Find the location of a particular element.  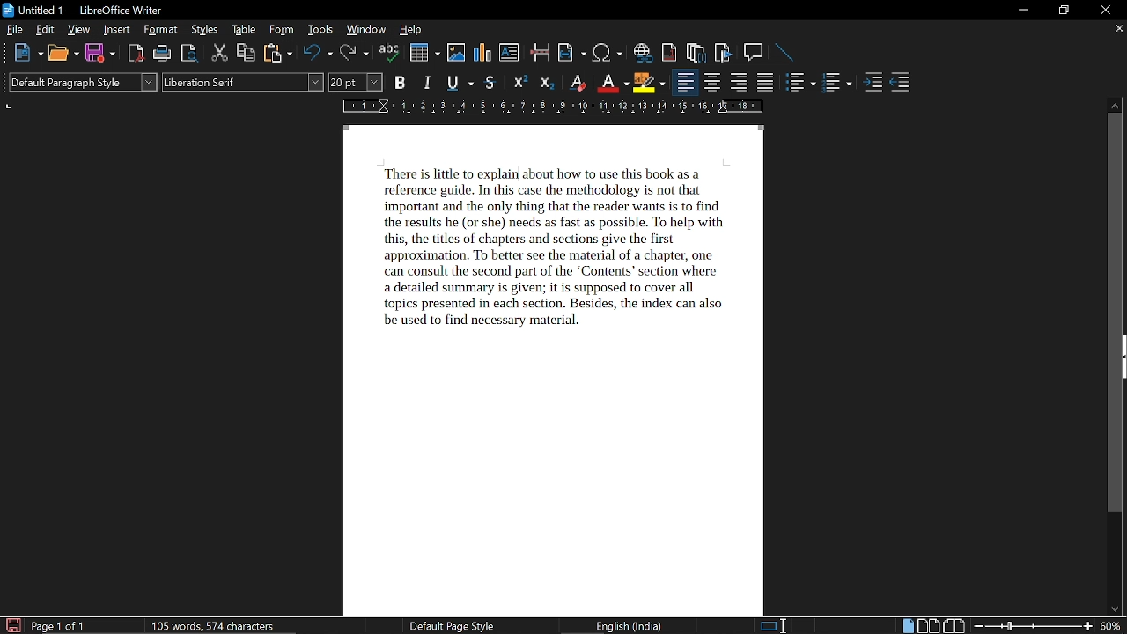

move up is located at coordinates (1116, 105).